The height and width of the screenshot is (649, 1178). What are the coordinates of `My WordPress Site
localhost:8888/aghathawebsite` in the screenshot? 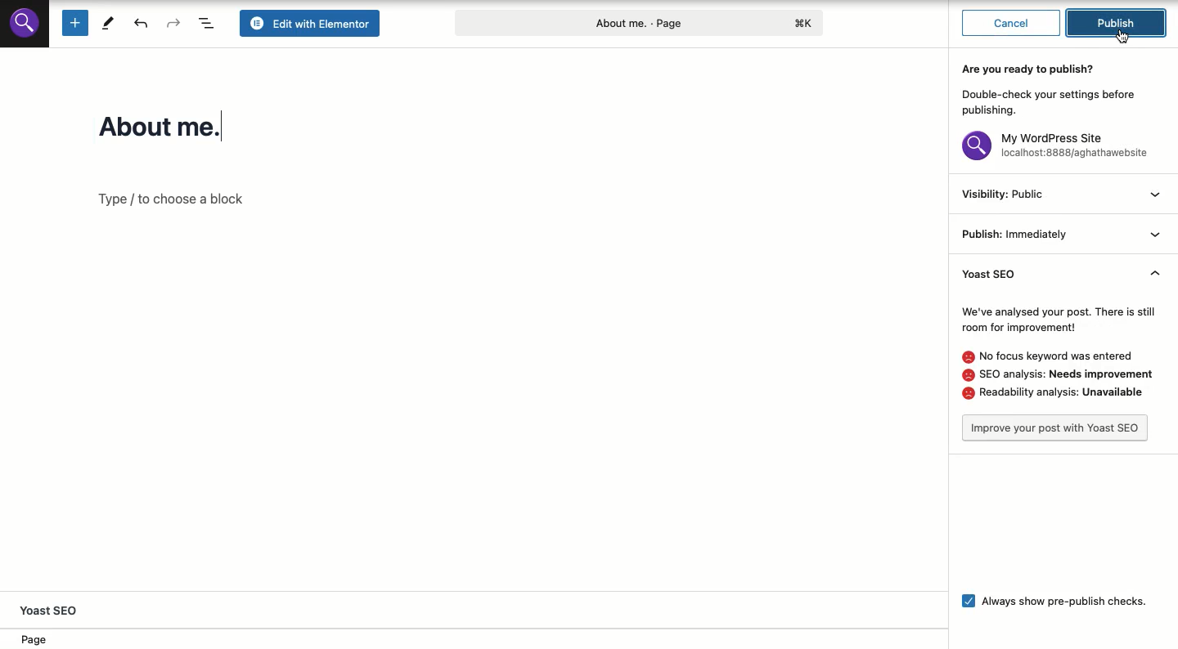 It's located at (1059, 148).